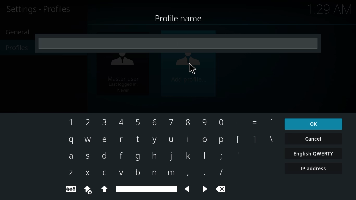 The width and height of the screenshot is (356, 200). Describe the element at coordinates (120, 122) in the screenshot. I see `4` at that location.